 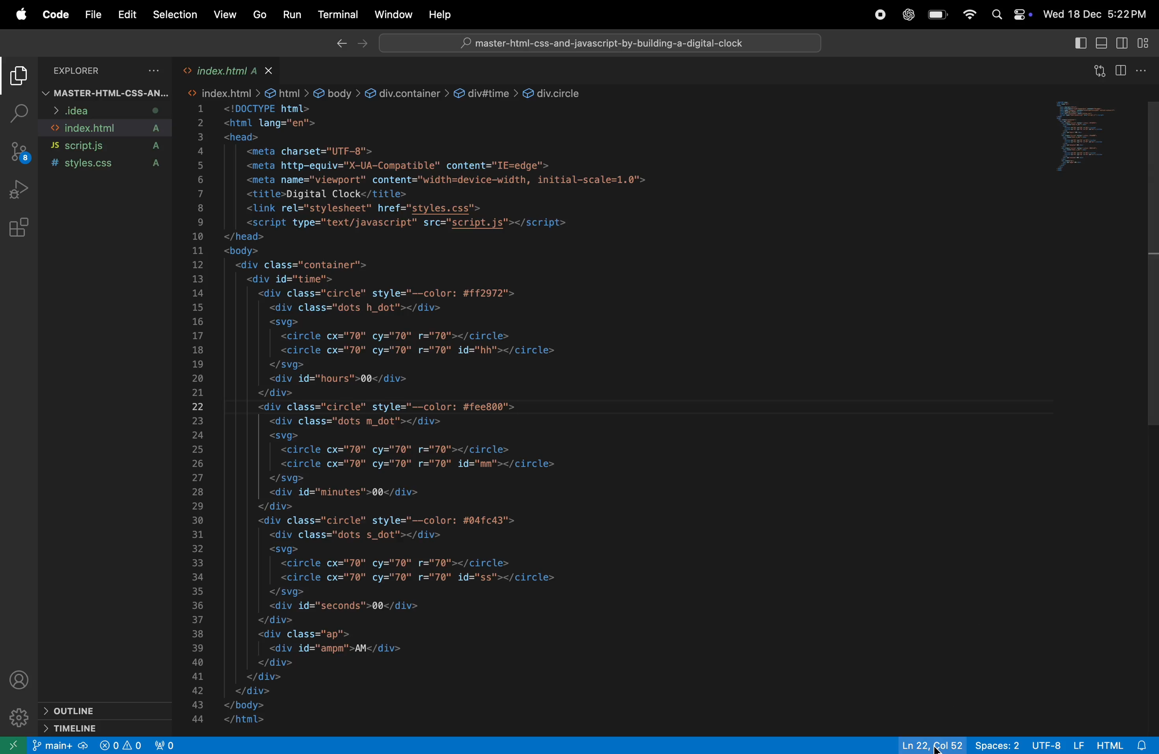 What do you see at coordinates (60, 745) in the screenshot?
I see `main +` at bounding box center [60, 745].